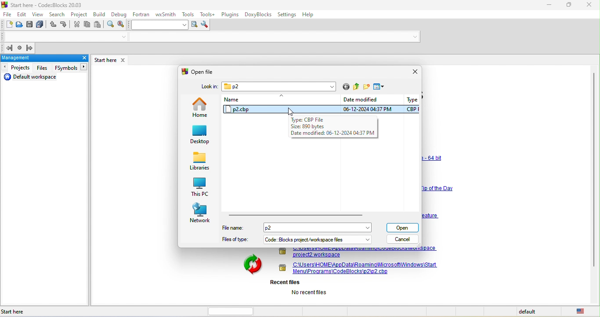 The width and height of the screenshot is (600, 317). Describe the element at coordinates (437, 190) in the screenshot. I see `link` at that location.